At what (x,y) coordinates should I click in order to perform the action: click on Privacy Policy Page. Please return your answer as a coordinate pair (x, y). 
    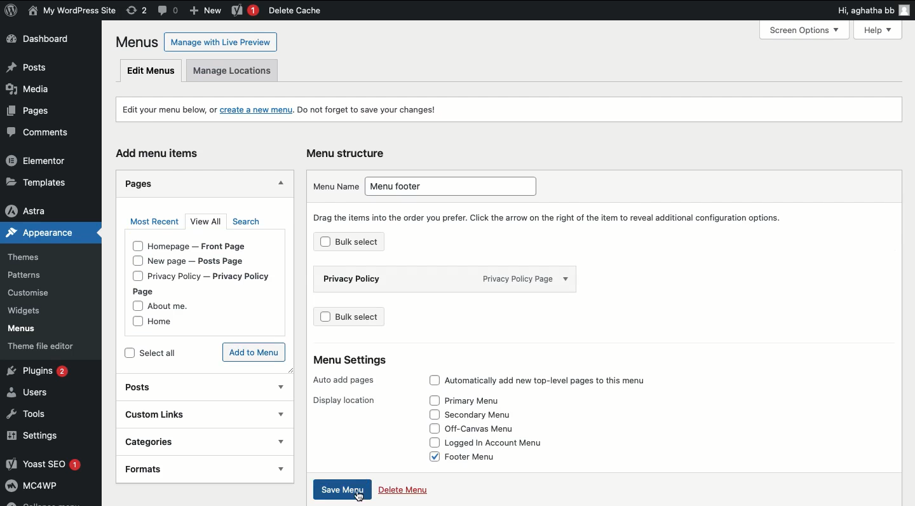
    Looking at the image, I should click on (538, 278).